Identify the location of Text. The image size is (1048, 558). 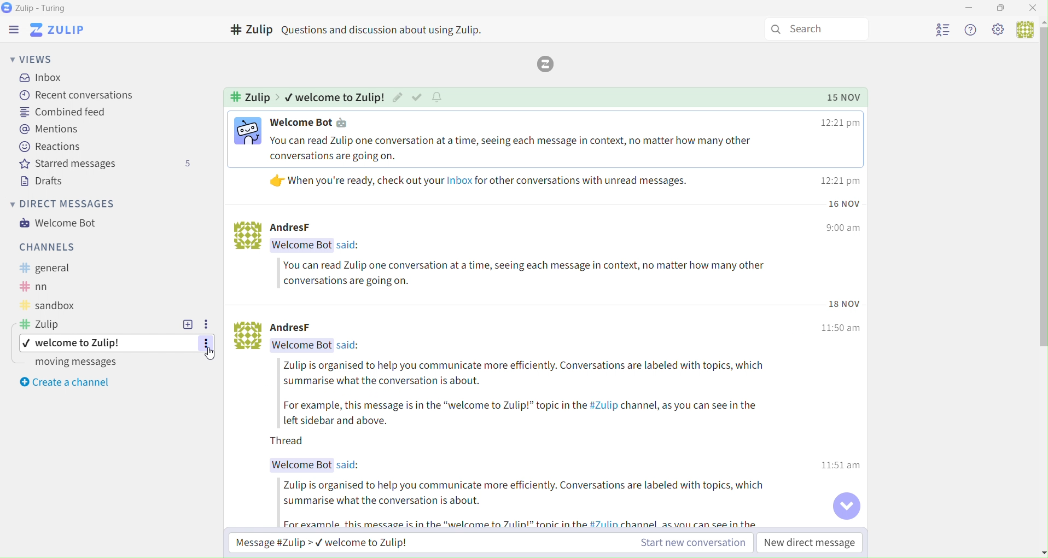
(481, 181).